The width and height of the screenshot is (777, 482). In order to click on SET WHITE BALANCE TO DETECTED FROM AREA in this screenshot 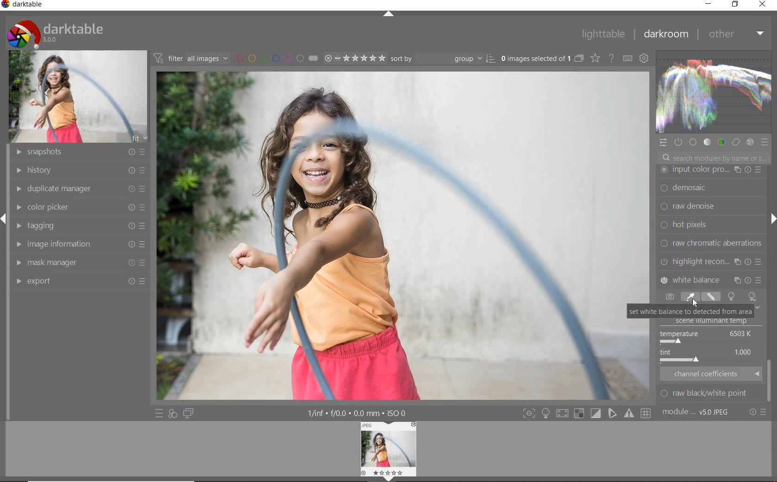, I will do `click(690, 311)`.